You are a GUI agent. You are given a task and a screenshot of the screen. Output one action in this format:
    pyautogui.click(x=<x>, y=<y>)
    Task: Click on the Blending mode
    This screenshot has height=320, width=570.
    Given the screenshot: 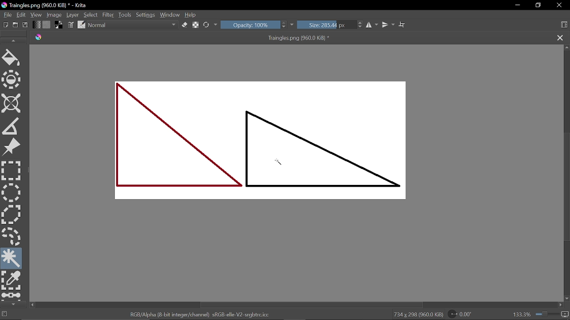 What is the action you would take?
    pyautogui.click(x=133, y=25)
    